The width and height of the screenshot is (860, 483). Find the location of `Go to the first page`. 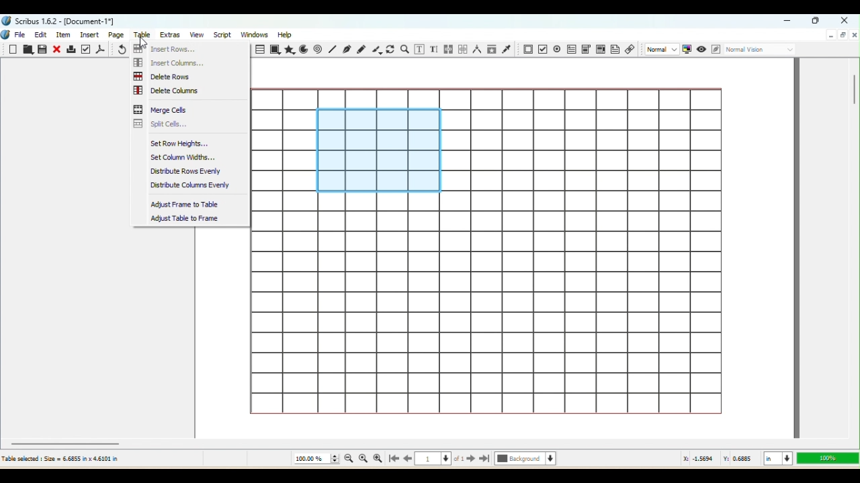

Go to the first page is located at coordinates (392, 460).